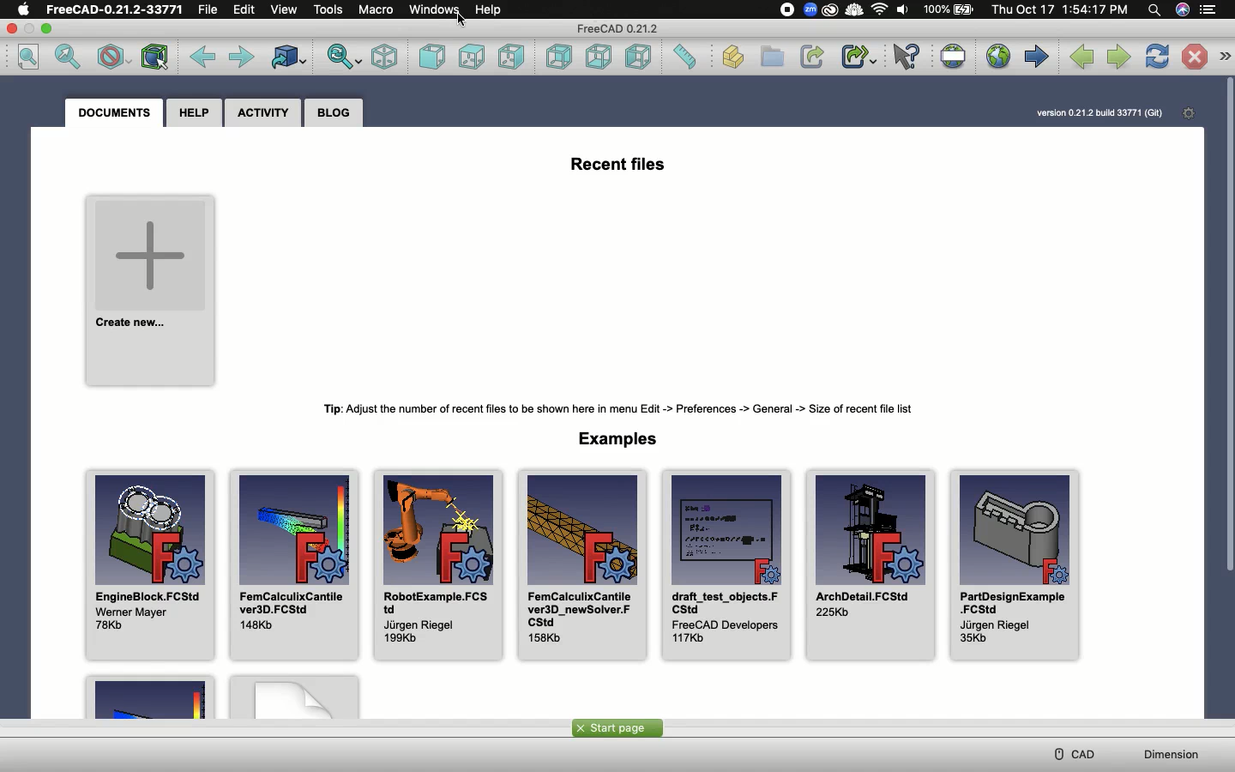 The width and height of the screenshot is (1235, 772). What do you see at coordinates (242, 58) in the screenshot?
I see `Forward` at bounding box center [242, 58].